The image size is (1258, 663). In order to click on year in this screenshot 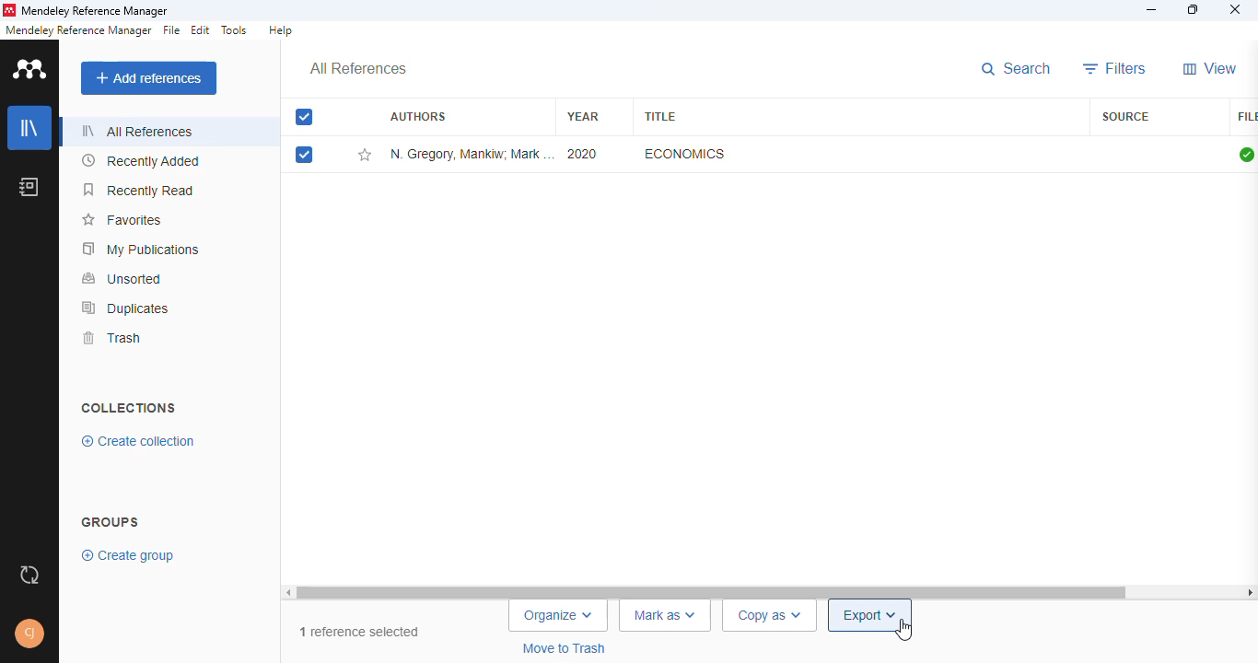, I will do `click(583, 117)`.